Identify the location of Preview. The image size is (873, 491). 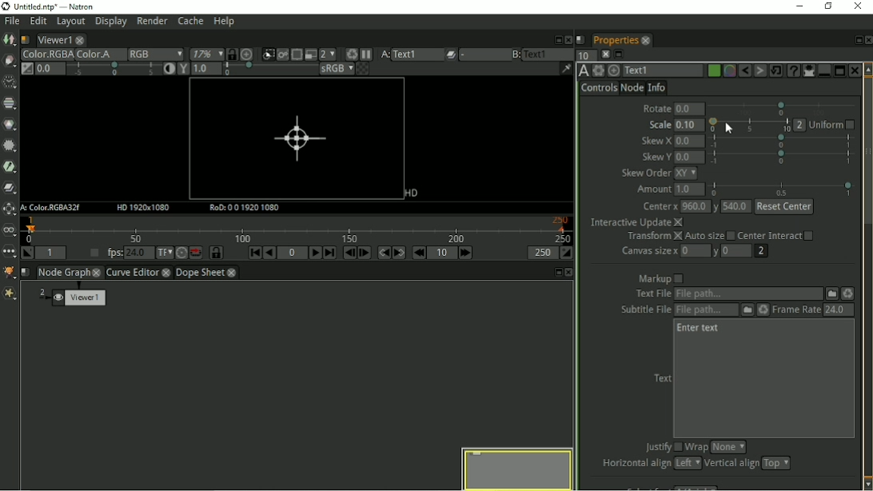
(515, 469).